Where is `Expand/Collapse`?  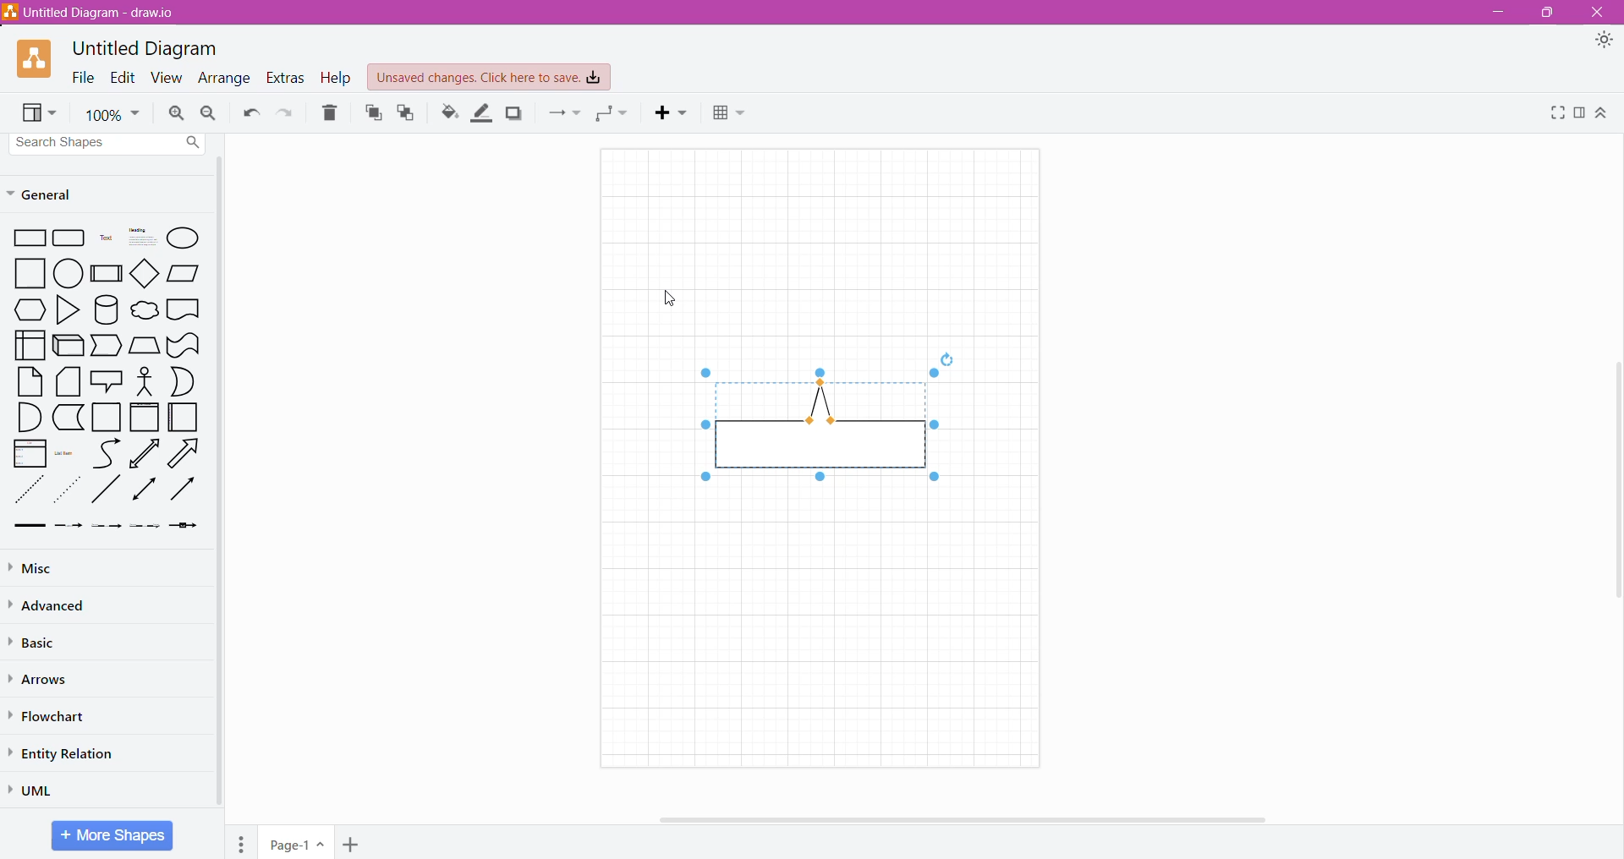 Expand/Collapse is located at coordinates (1602, 113).